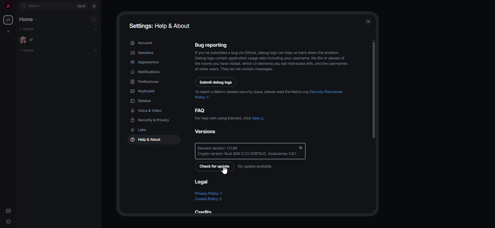 The width and height of the screenshot is (495, 228). I want to click on help & about, so click(148, 139).